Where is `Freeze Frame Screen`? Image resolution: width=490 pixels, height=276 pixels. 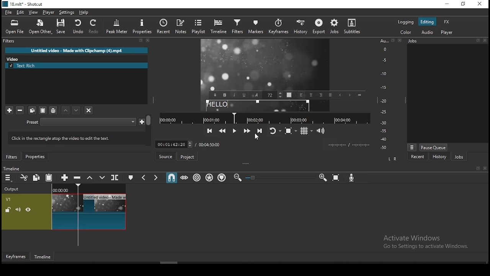 Freeze Frame Screen is located at coordinates (266, 65).